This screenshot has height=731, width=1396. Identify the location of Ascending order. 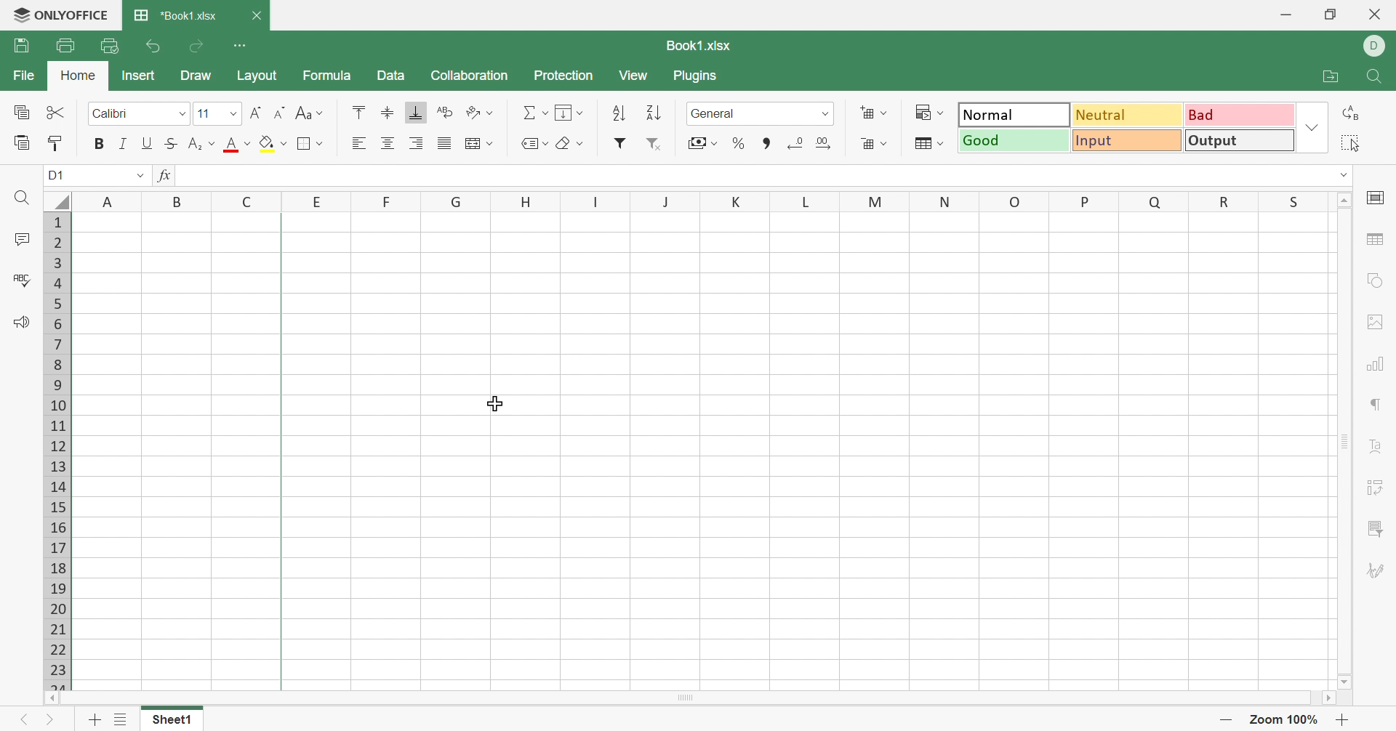
(619, 112).